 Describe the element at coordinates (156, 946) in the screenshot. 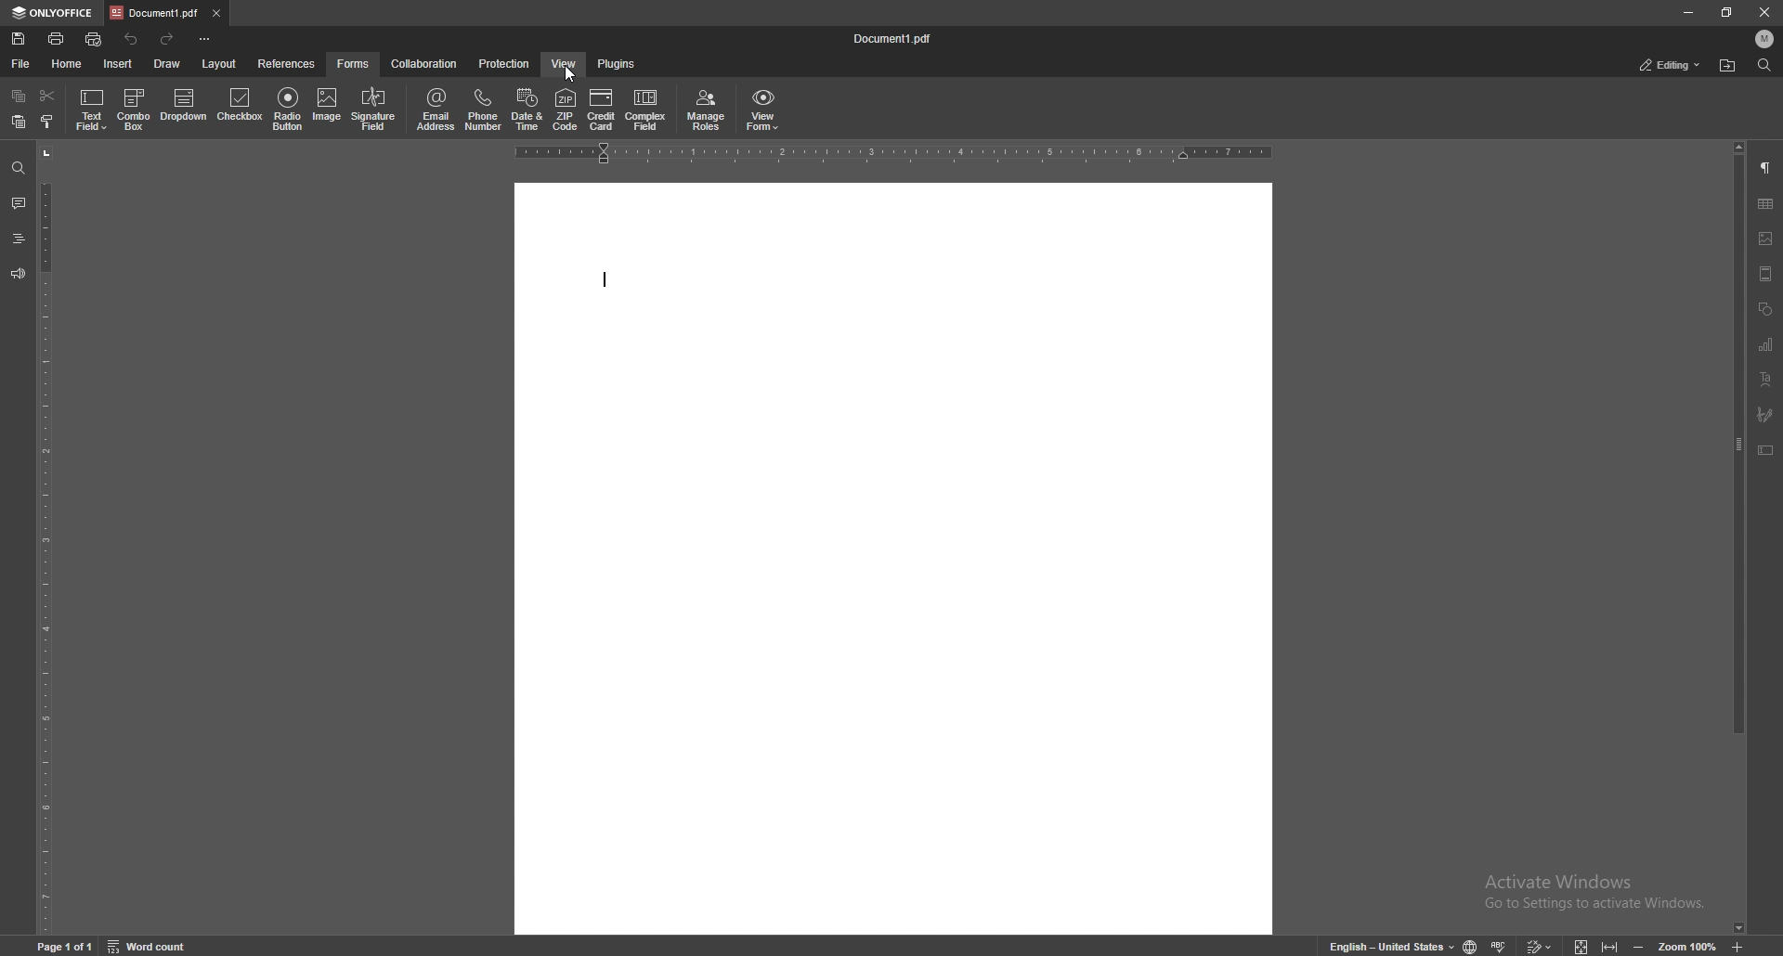

I see `word count` at that location.